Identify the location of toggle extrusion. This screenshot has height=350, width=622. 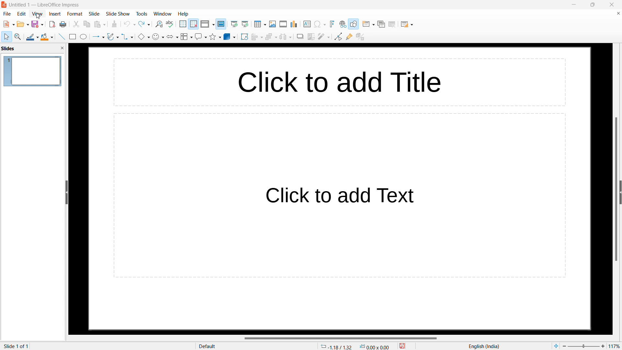
(360, 37).